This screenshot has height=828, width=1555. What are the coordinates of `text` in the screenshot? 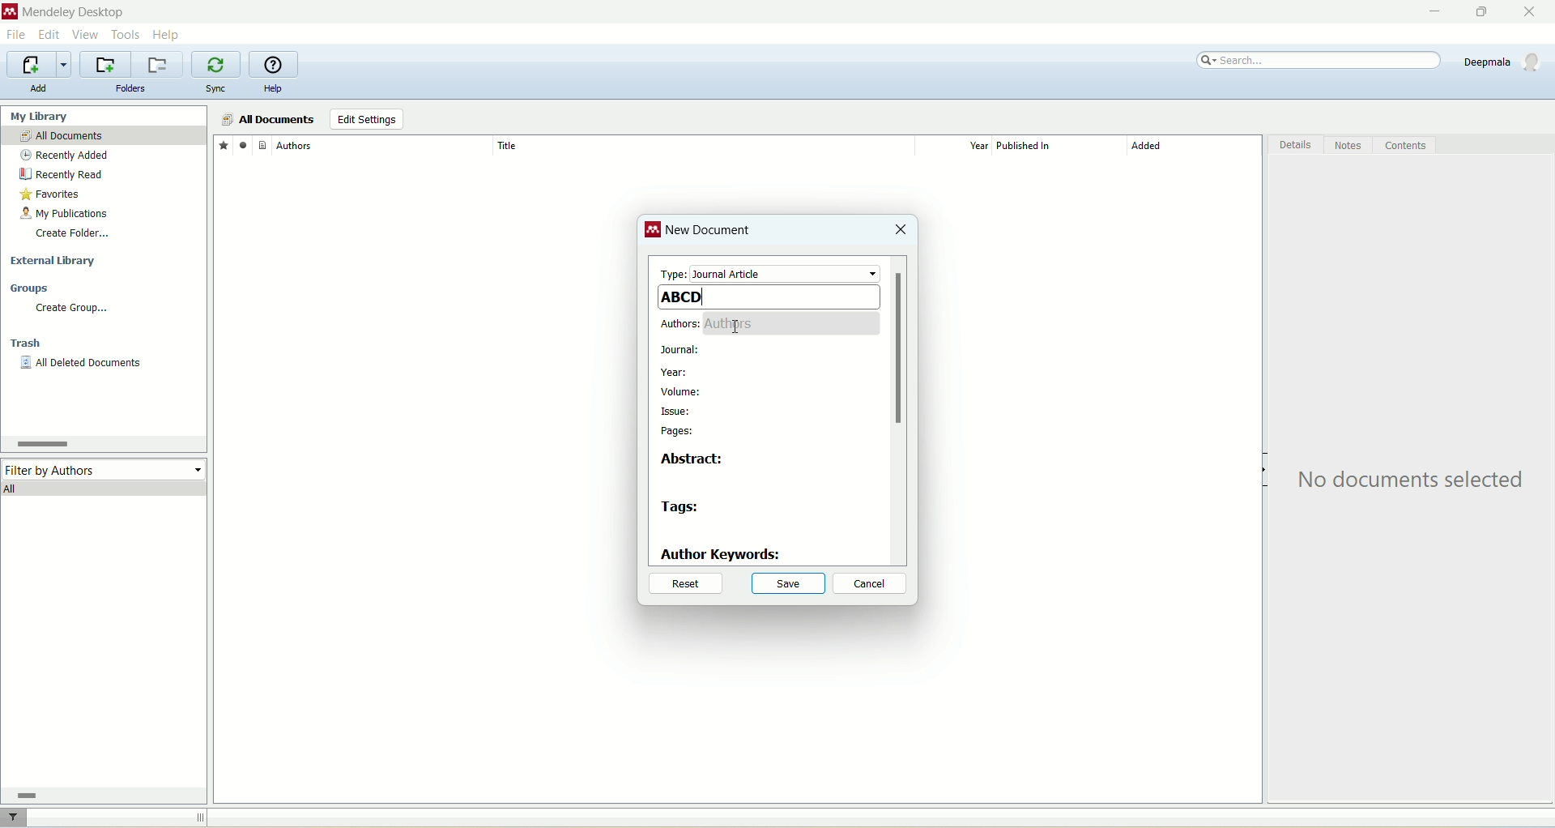 It's located at (1415, 480).